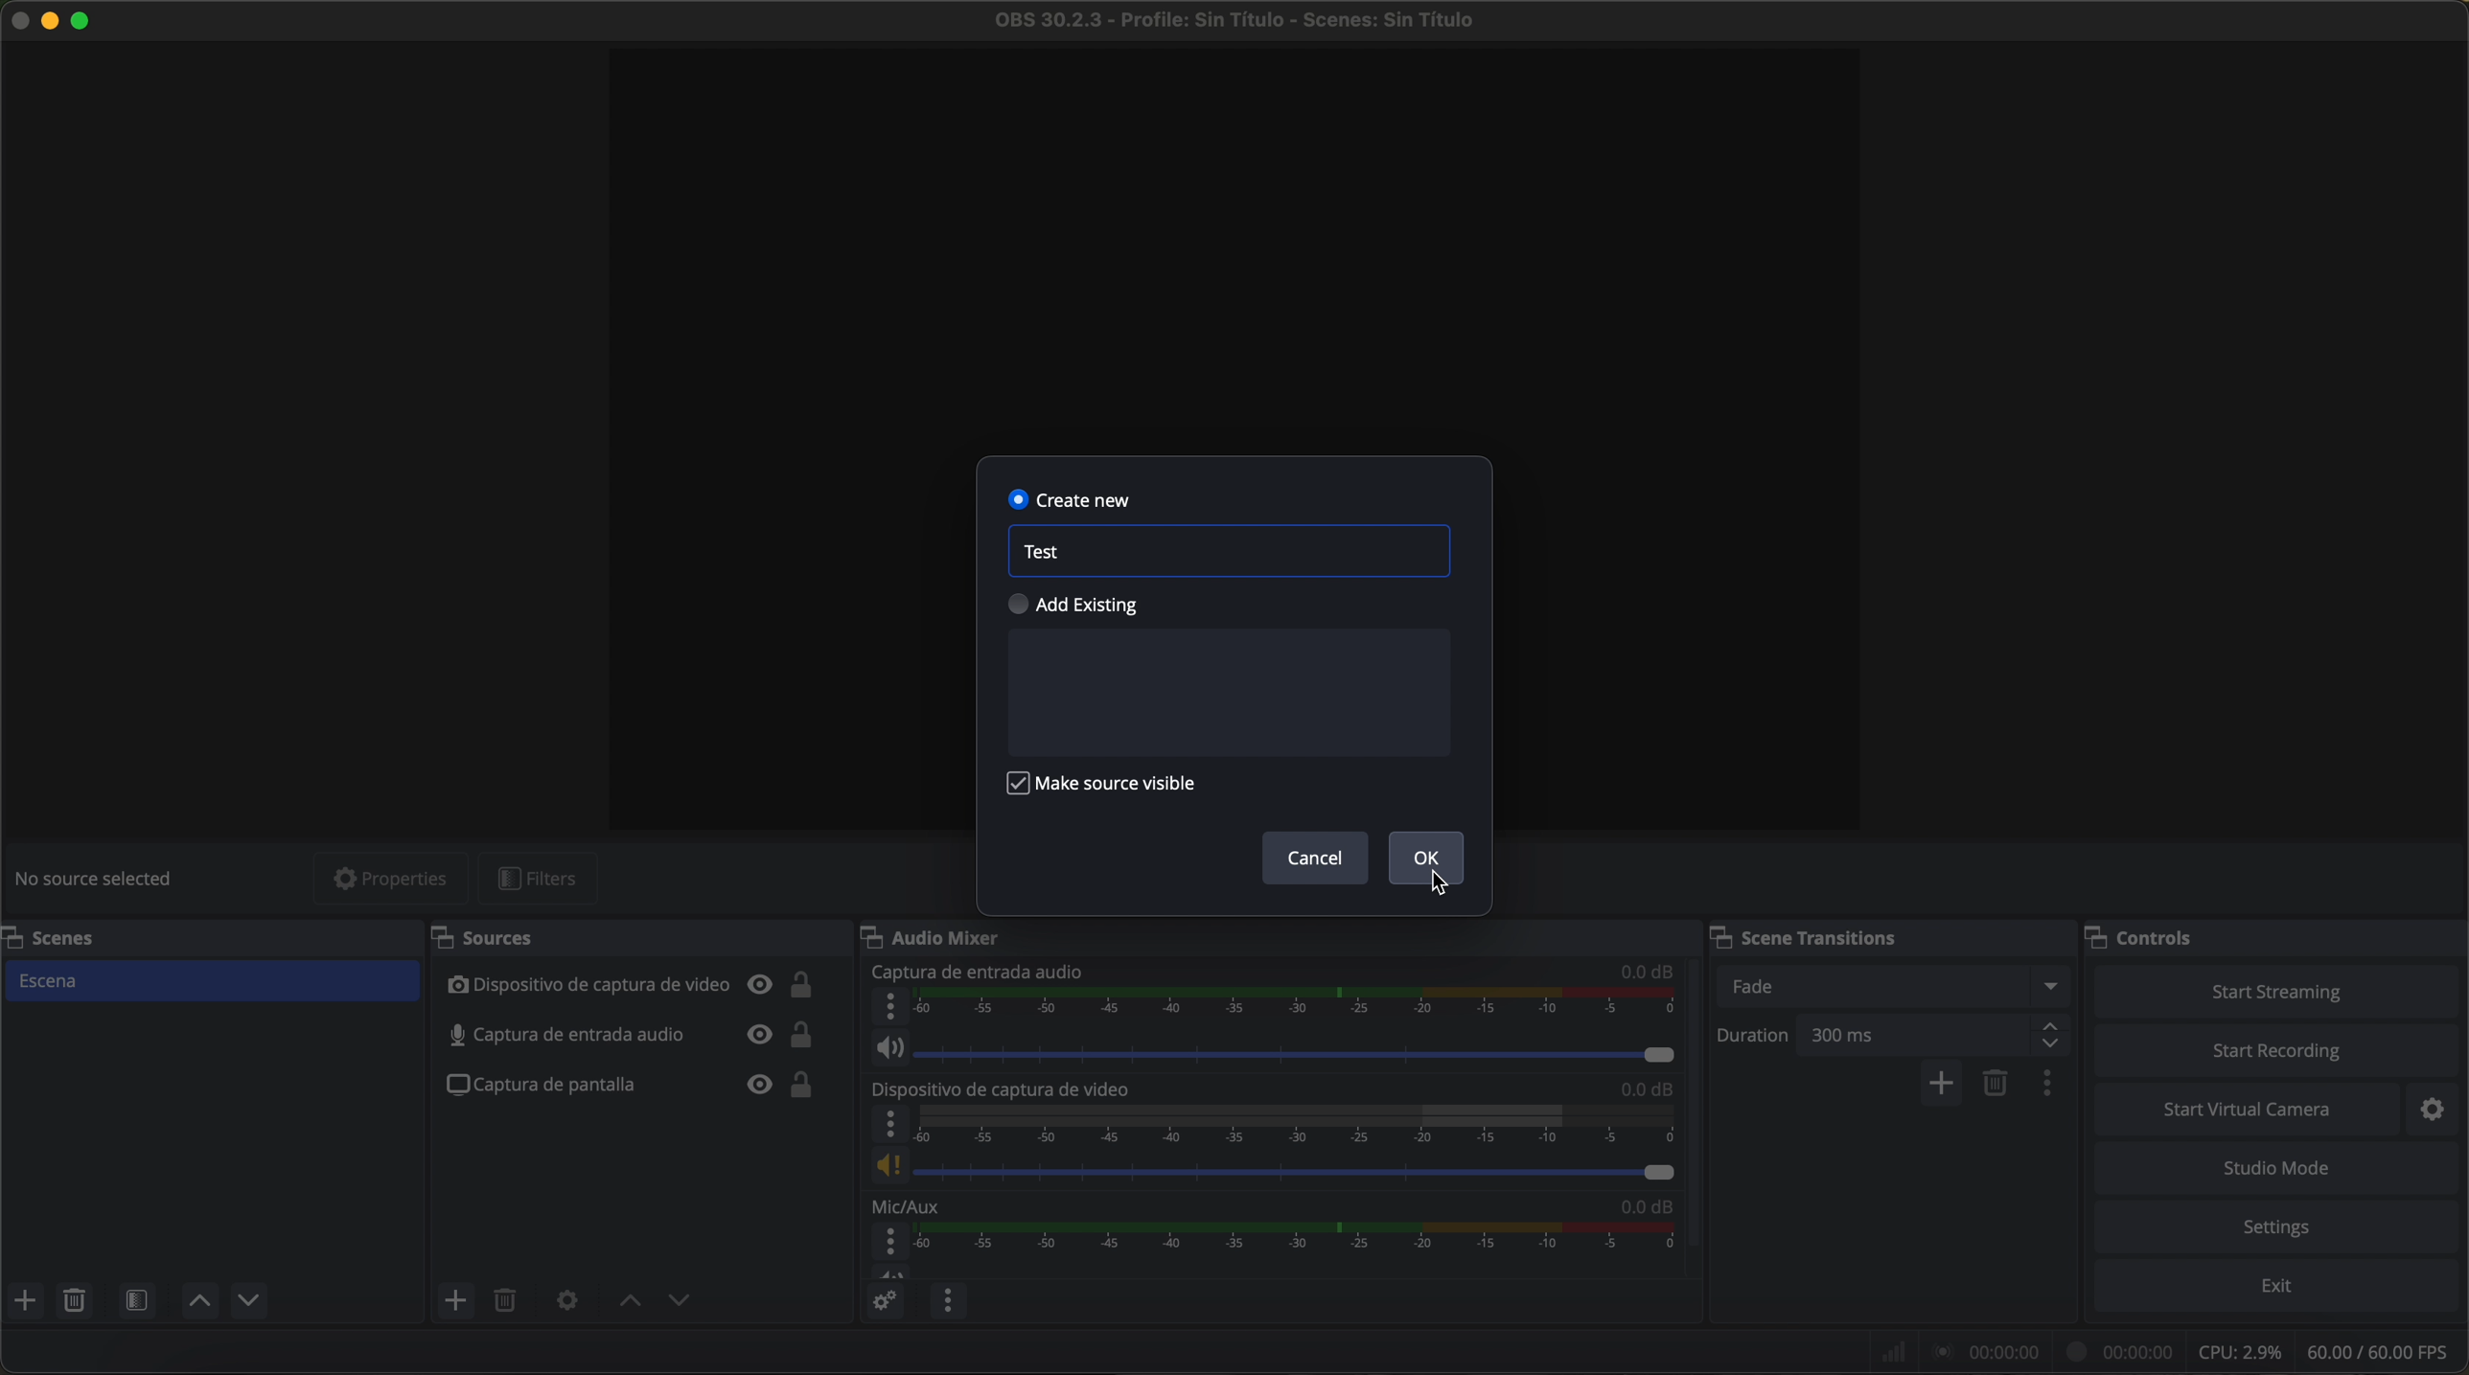 The height and width of the screenshot is (1375, 2469). I want to click on exit, so click(2279, 1288).